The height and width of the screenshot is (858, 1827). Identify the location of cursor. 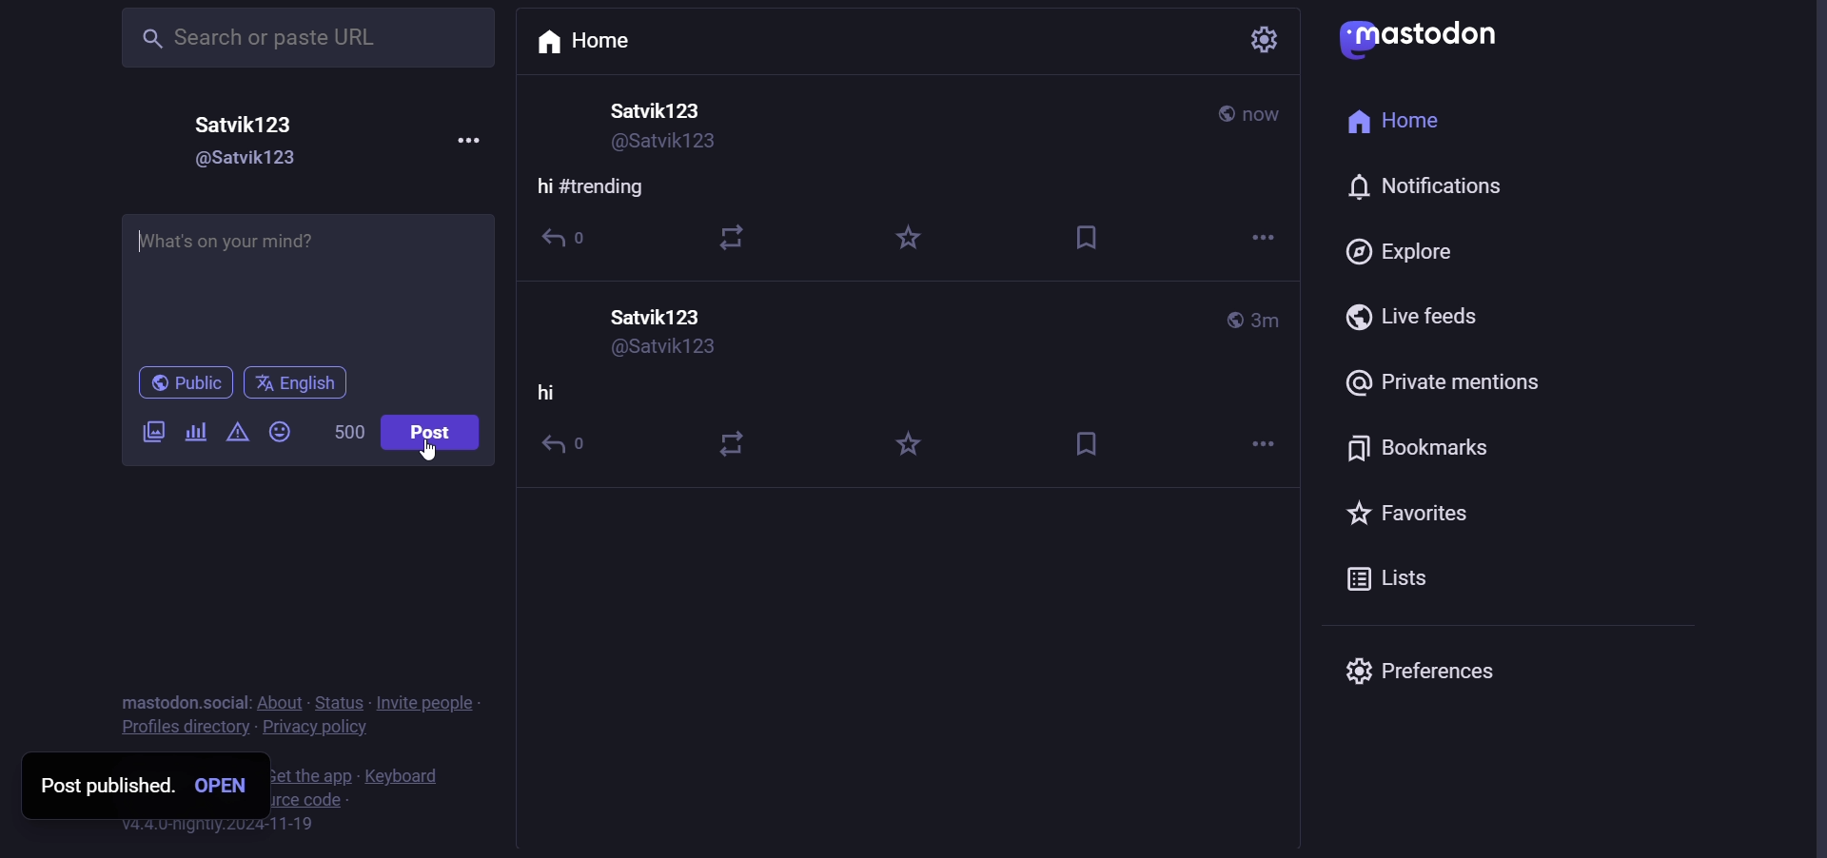
(428, 452).